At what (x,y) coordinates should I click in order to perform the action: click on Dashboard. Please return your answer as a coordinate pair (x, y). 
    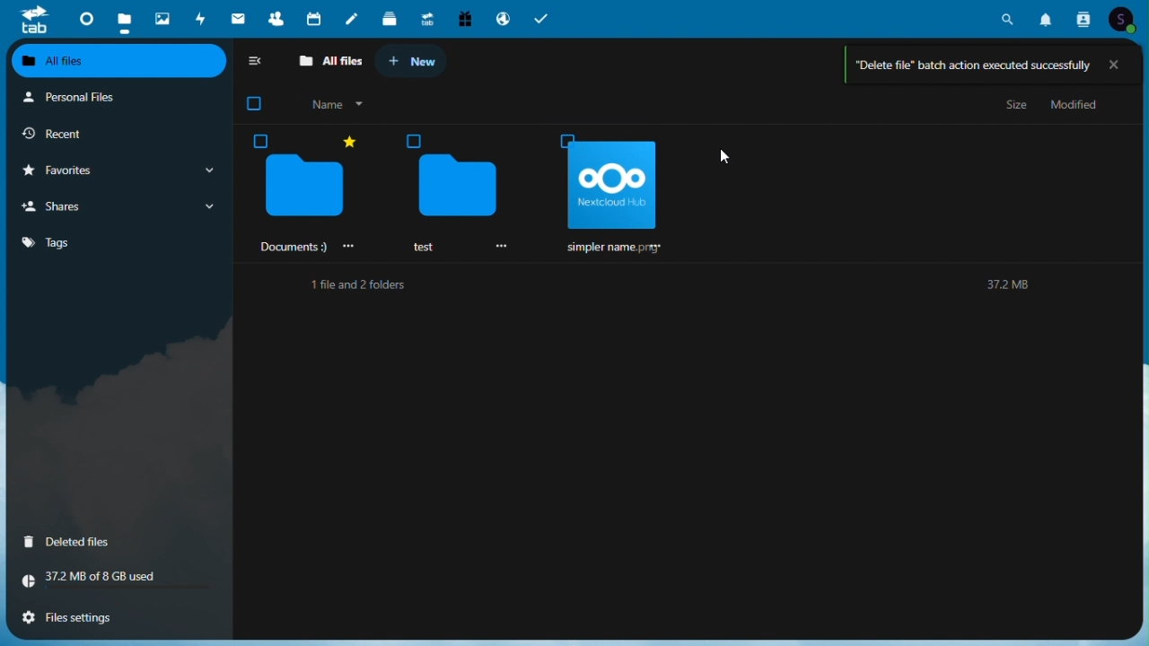
    Looking at the image, I should click on (84, 19).